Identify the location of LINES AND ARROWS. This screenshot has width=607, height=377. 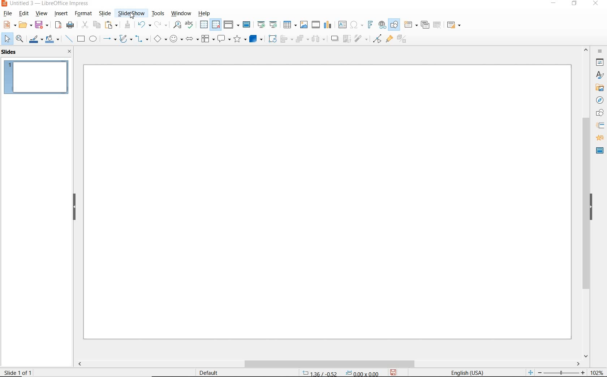
(110, 39).